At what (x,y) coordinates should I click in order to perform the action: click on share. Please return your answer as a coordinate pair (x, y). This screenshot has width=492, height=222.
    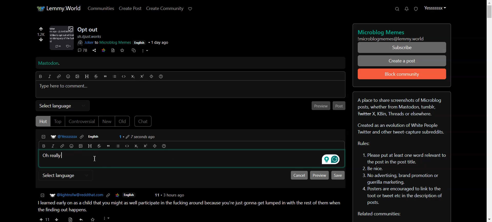
    Looking at the image, I should click on (81, 218).